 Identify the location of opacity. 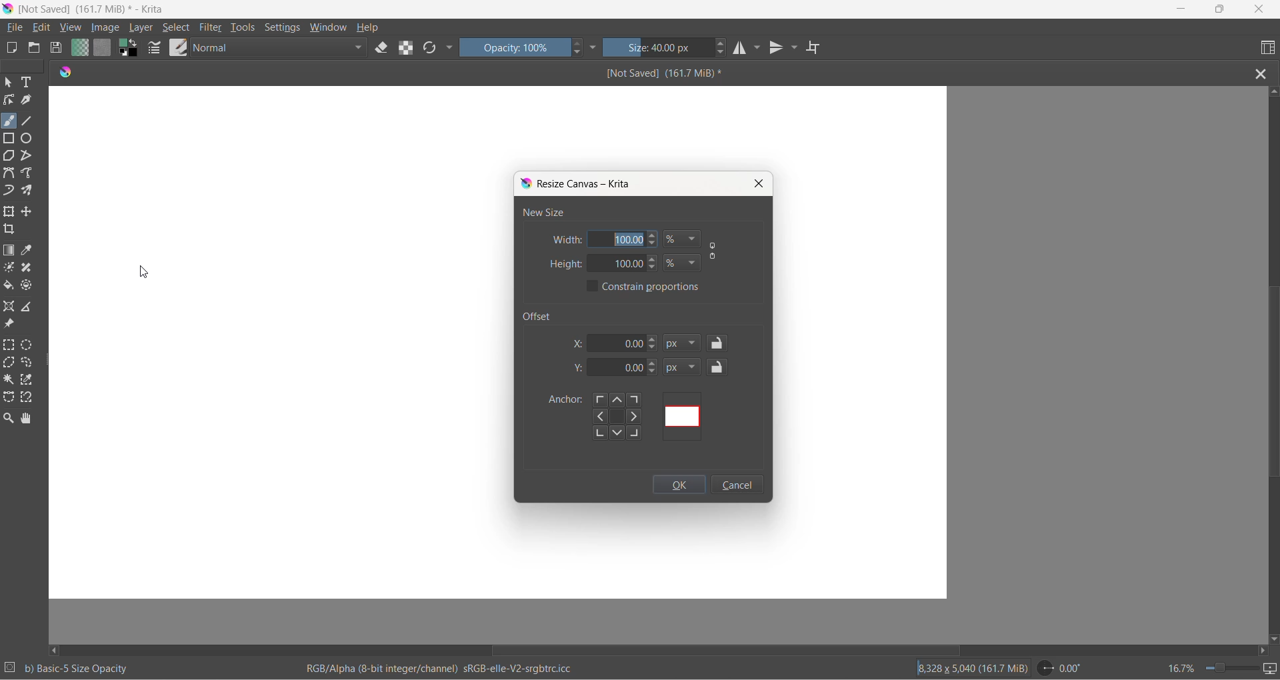
(515, 47).